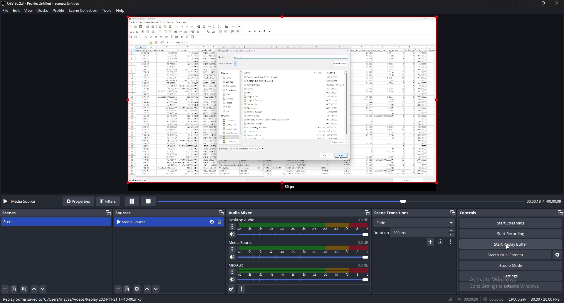 The width and height of the screenshot is (564, 303). Describe the element at coordinates (43, 289) in the screenshot. I see `move scene down` at that location.